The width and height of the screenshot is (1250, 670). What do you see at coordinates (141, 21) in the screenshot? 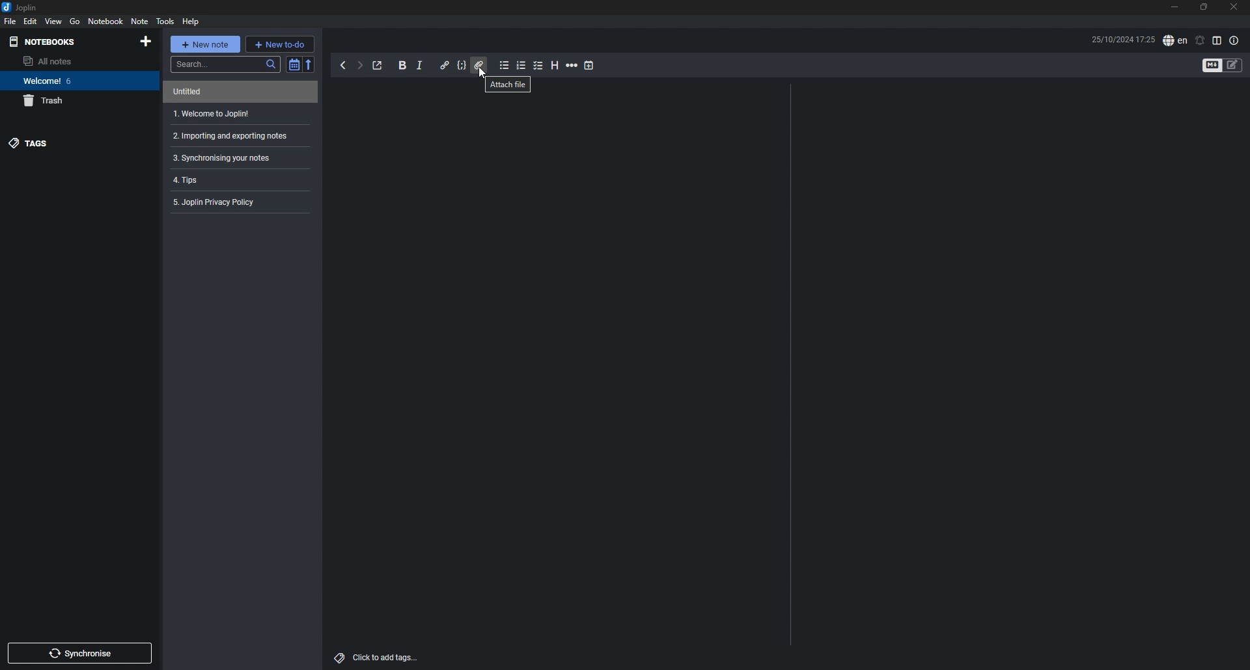
I see `note` at bounding box center [141, 21].